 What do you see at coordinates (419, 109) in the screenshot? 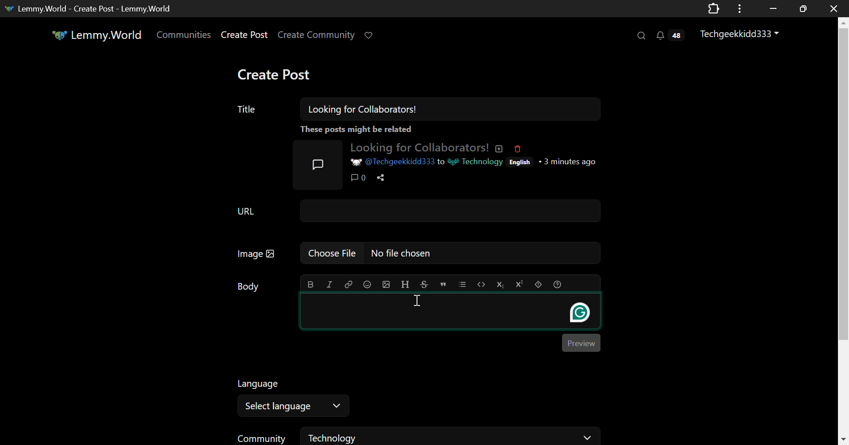
I see `Title: Looking for Collaborators!` at bounding box center [419, 109].